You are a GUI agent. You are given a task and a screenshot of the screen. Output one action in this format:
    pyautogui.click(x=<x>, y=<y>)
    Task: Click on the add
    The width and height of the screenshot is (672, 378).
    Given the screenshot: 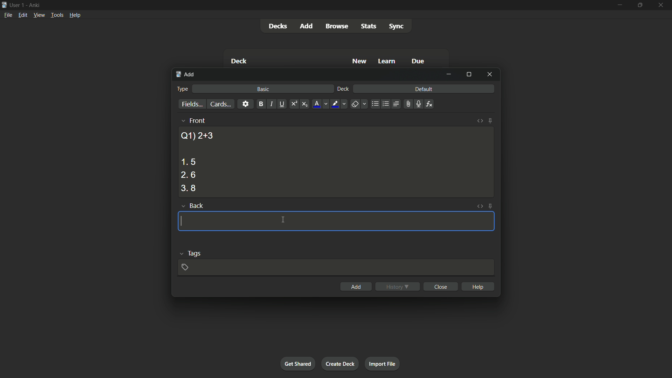 What is the action you would take?
    pyautogui.click(x=356, y=287)
    